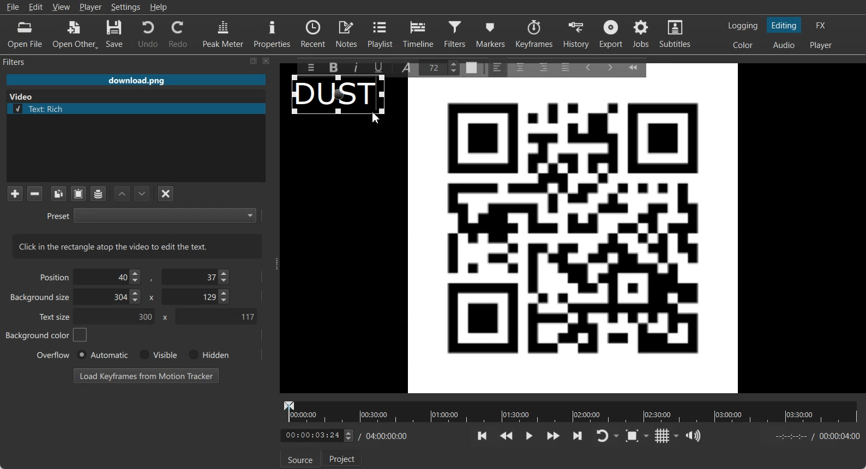 The image size is (866, 469). What do you see at coordinates (419, 33) in the screenshot?
I see `Timeline` at bounding box center [419, 33].